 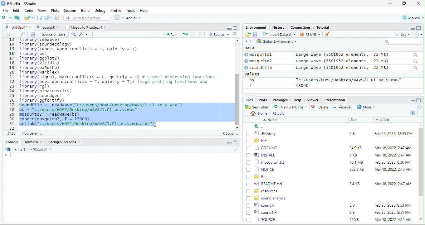 I want to click on close, so click(x=418, y=4).